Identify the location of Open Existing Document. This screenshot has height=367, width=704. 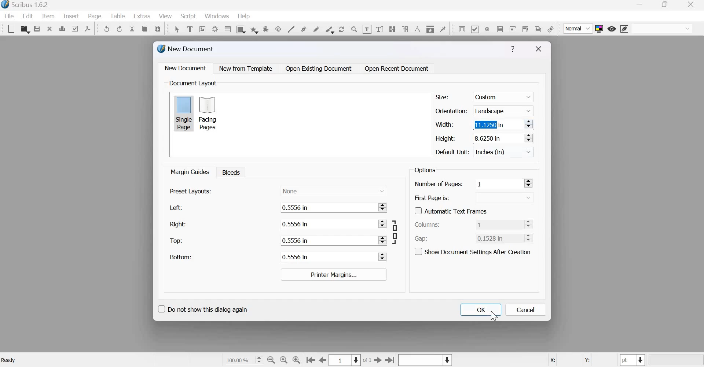
(318, 68).